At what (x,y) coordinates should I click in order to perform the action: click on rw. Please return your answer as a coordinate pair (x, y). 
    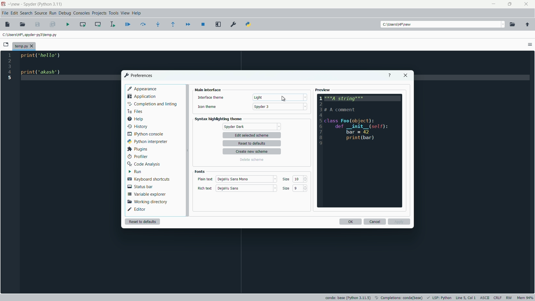
    Looking at the image, I should click on (510, 298).